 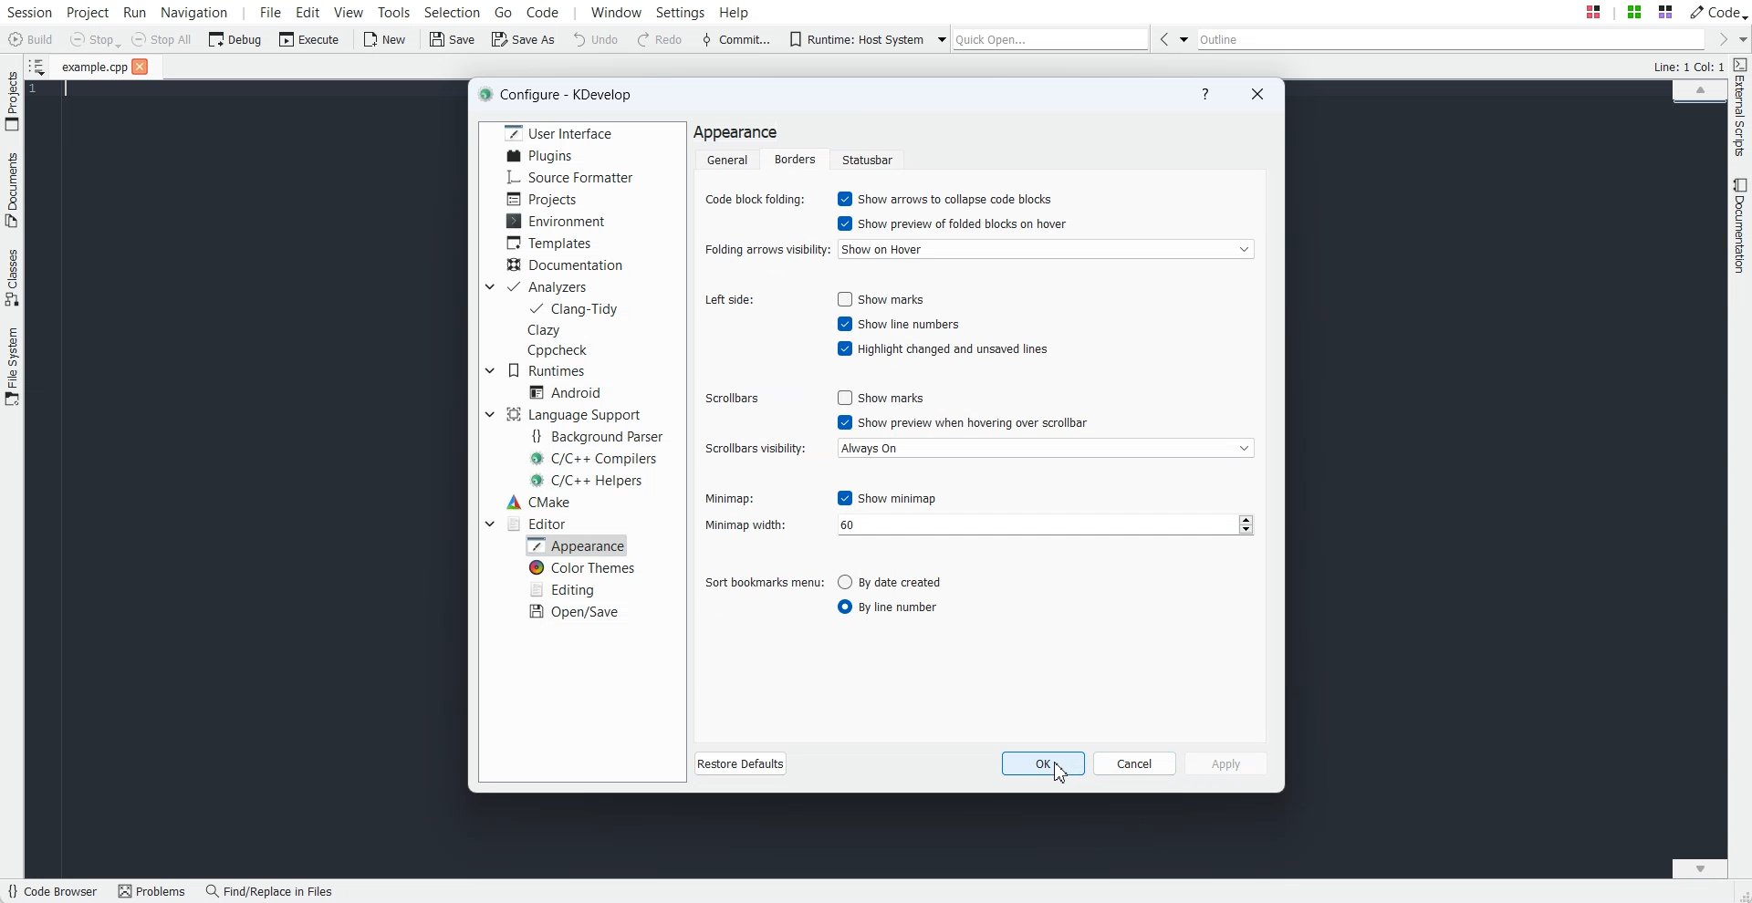 I want to click on Color Themes, so click(x=579, y=567).